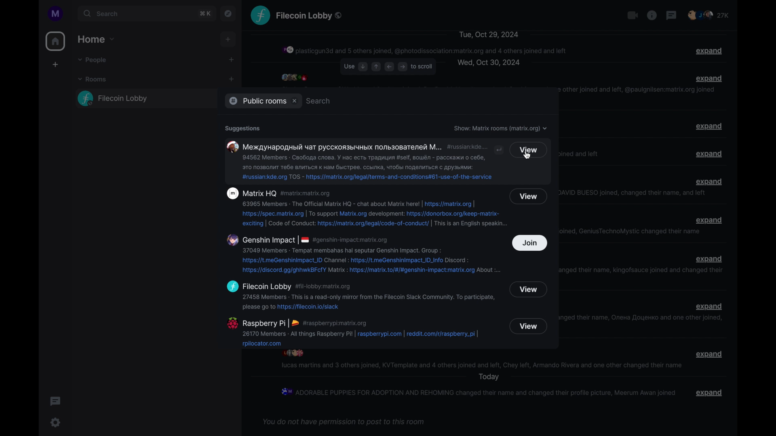 The image size is (776, 436). What do you see at coordinates (228, 39) in the screenshot?
I see `add` at bounding box center [228, 39].